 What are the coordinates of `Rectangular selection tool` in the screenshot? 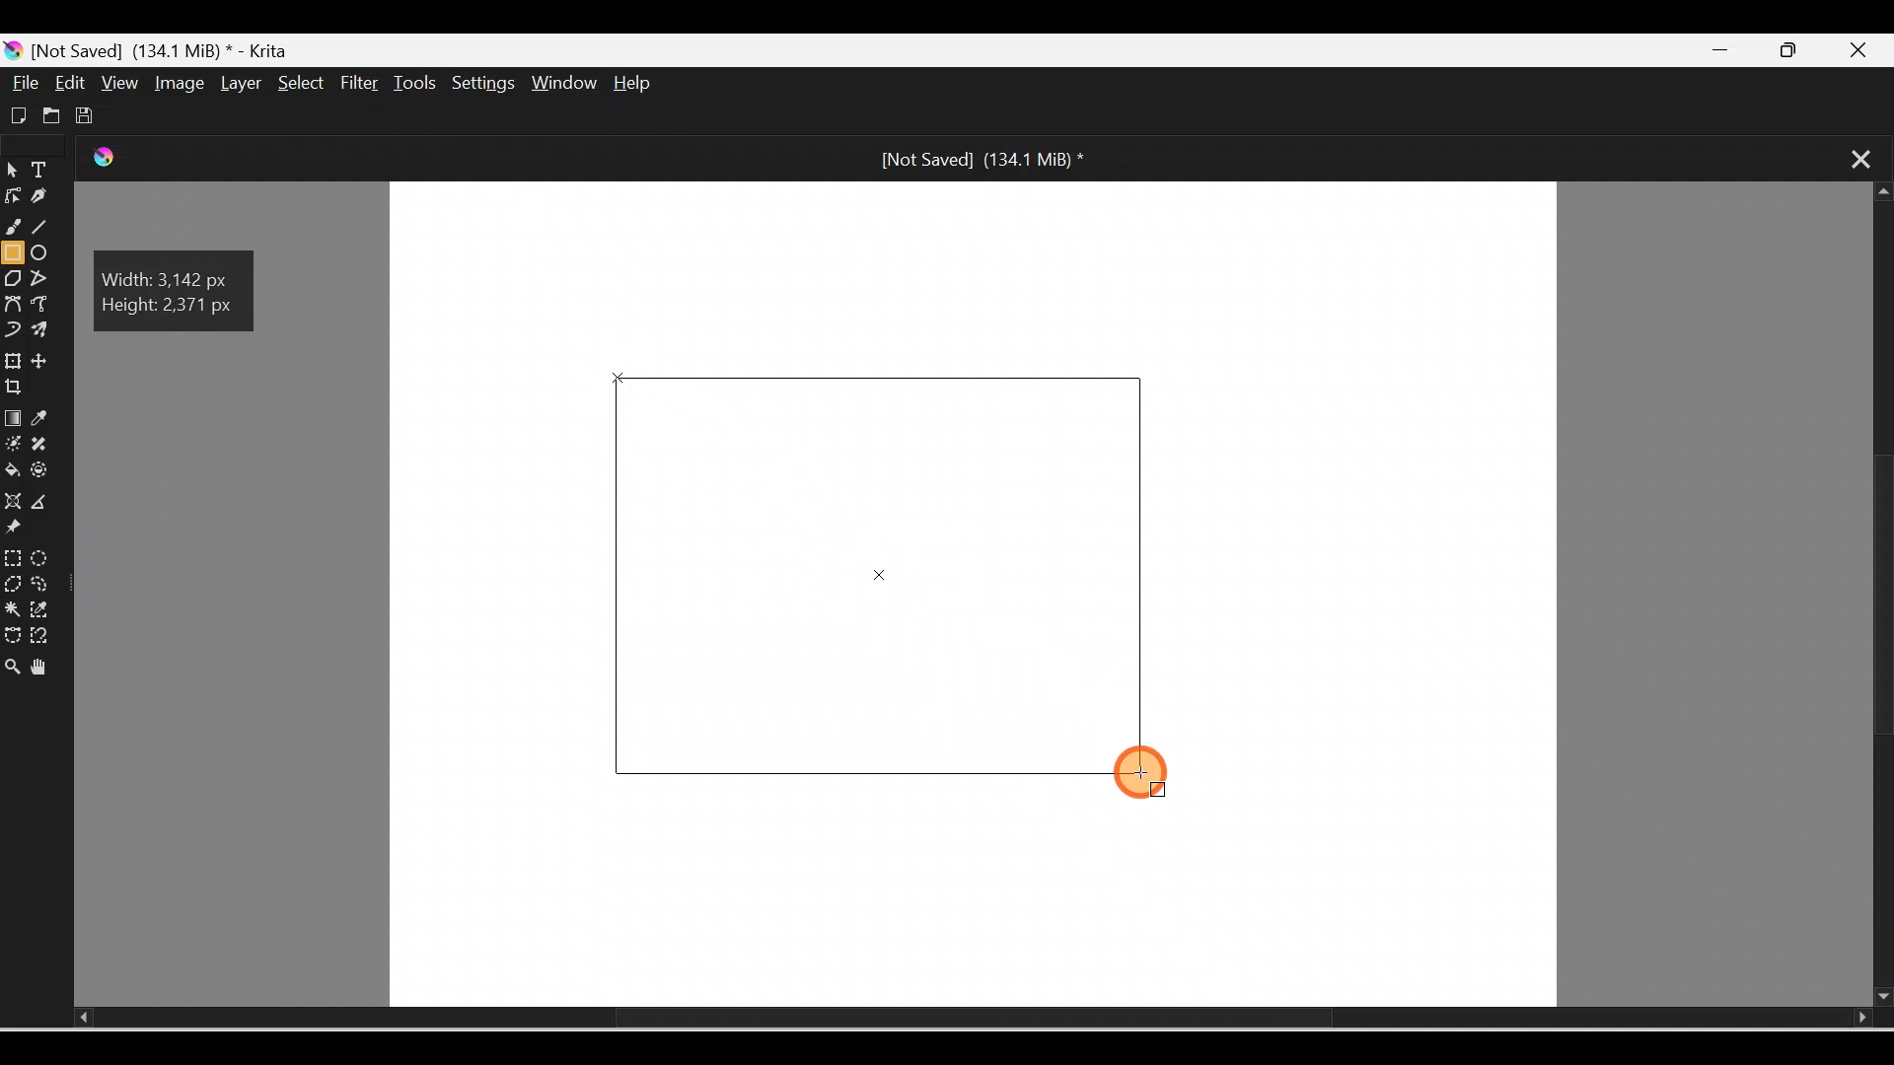 It's located at (12, 554).